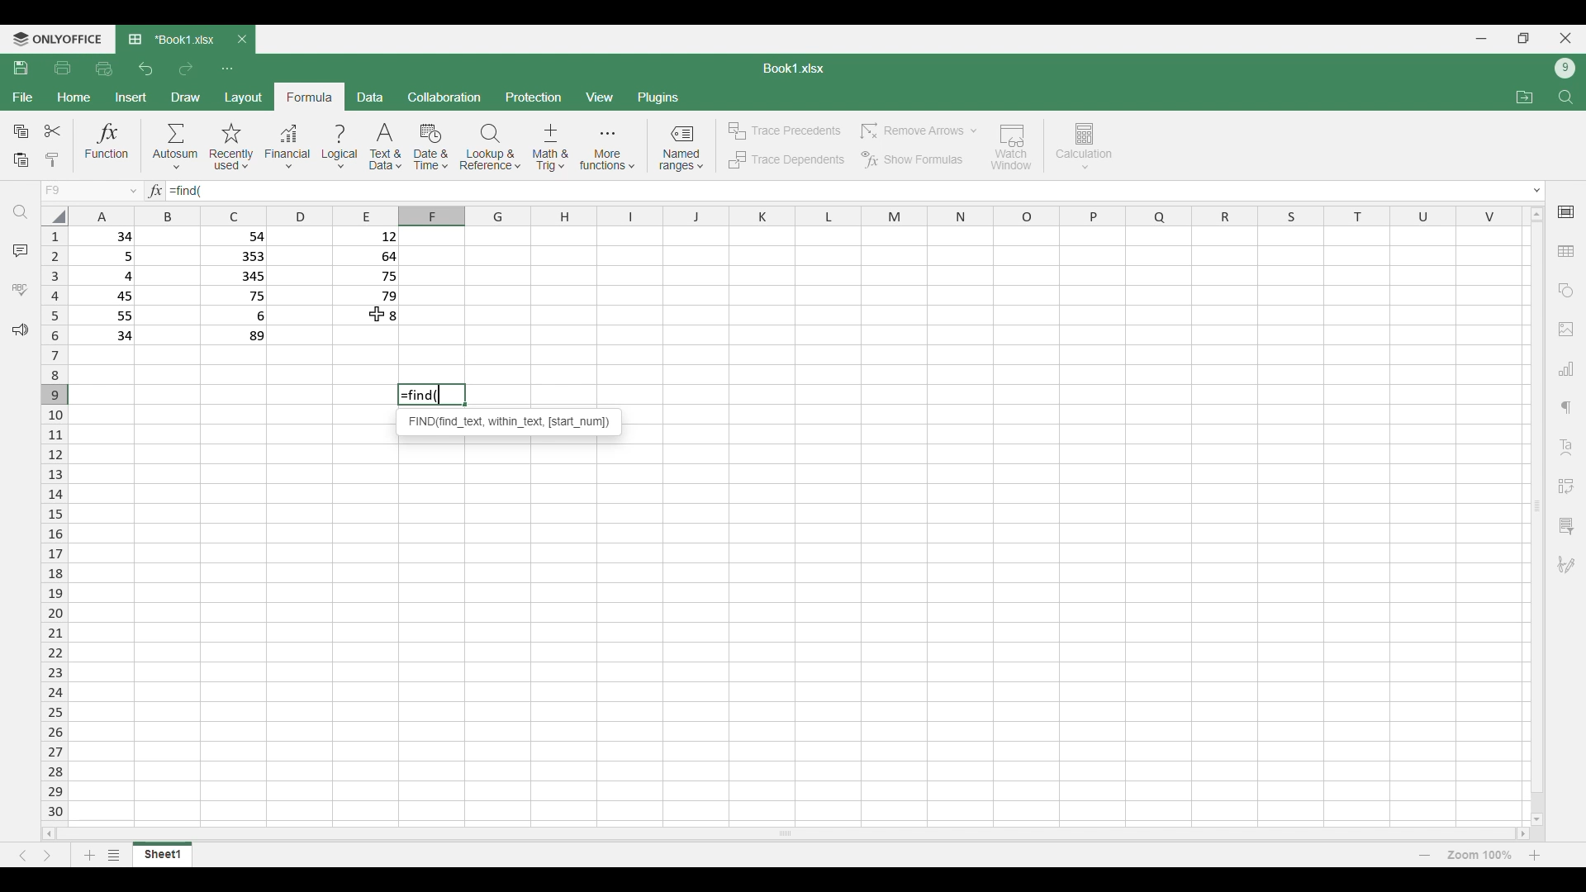 This screenshot has width=1586, height=892. I want to click on Spell check, so click(20, 289).